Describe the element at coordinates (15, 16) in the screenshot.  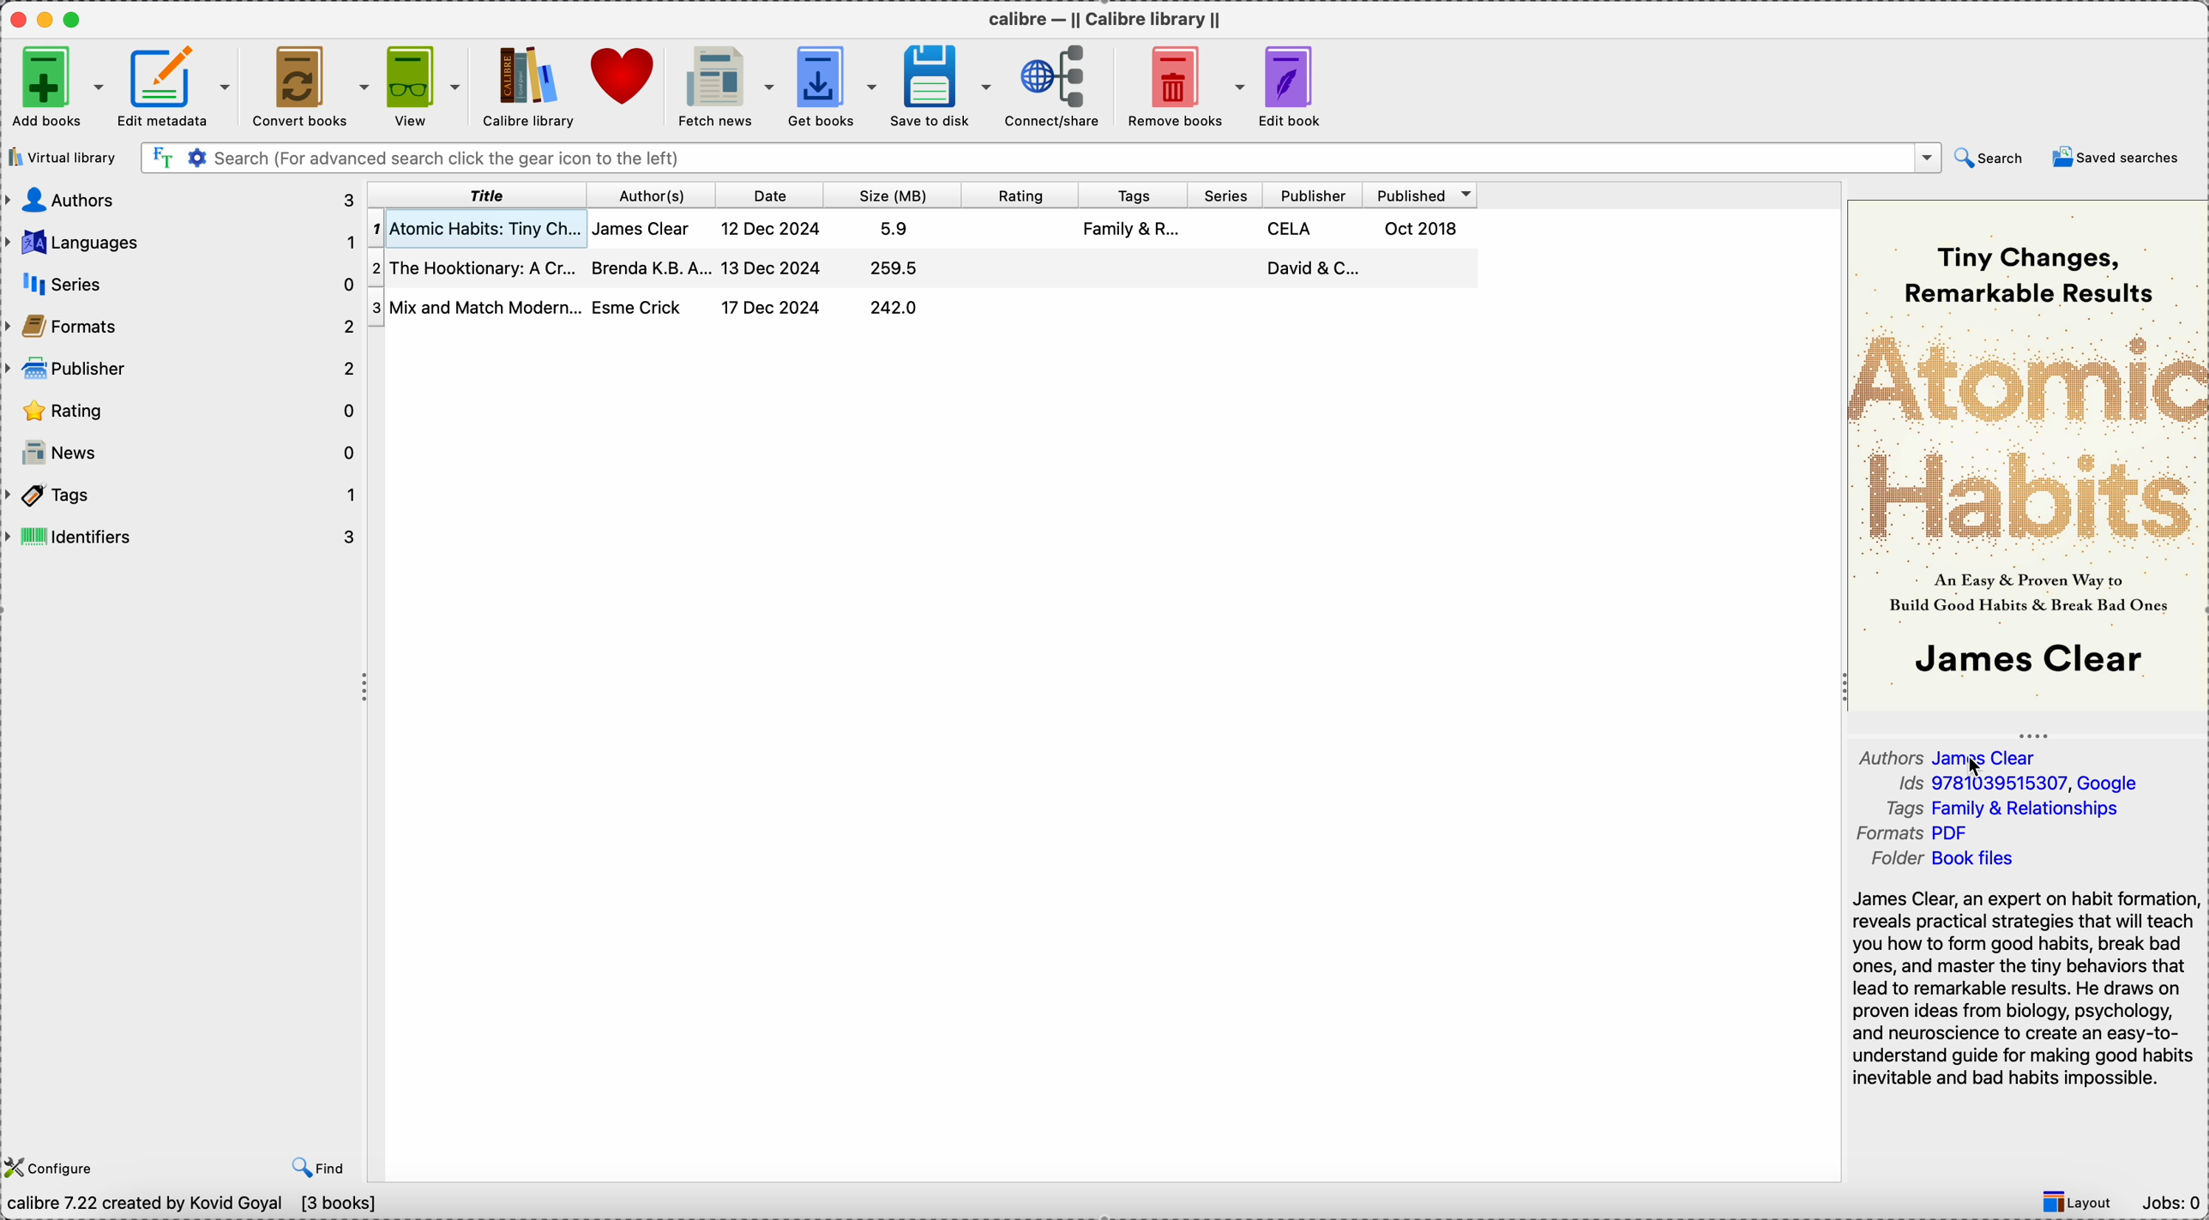
I see `close program` at that location.